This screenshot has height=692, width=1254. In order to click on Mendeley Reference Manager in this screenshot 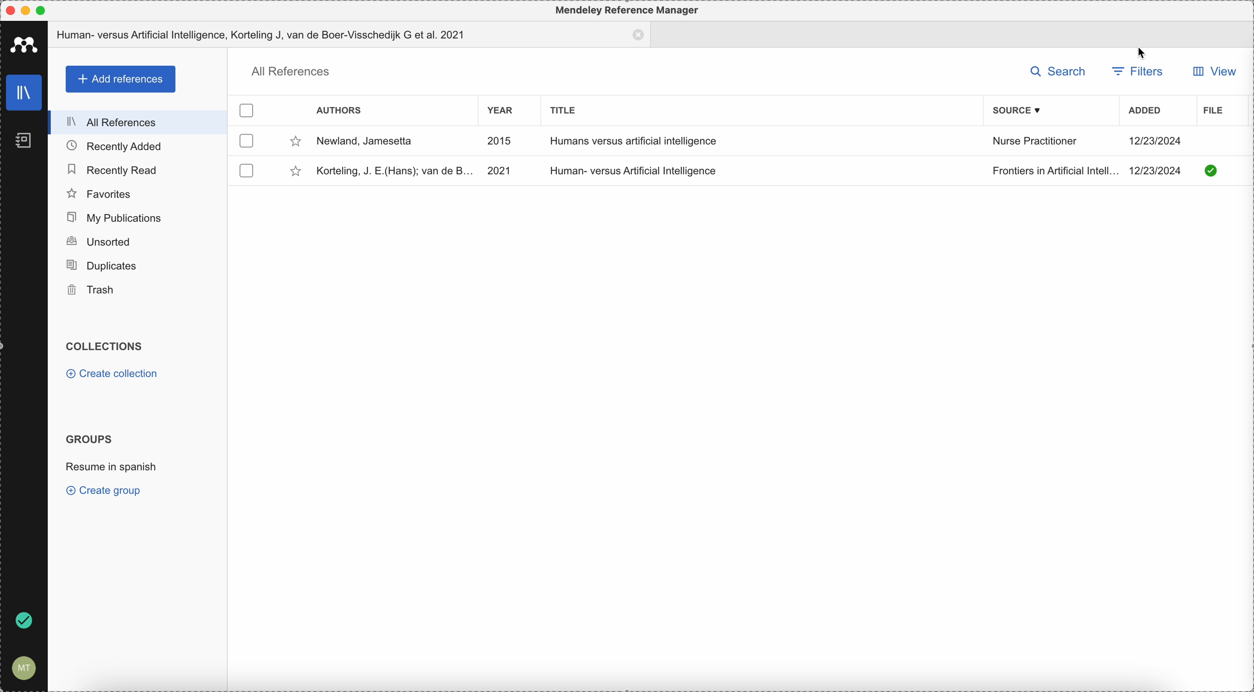, I will do `click(626, 8)`.